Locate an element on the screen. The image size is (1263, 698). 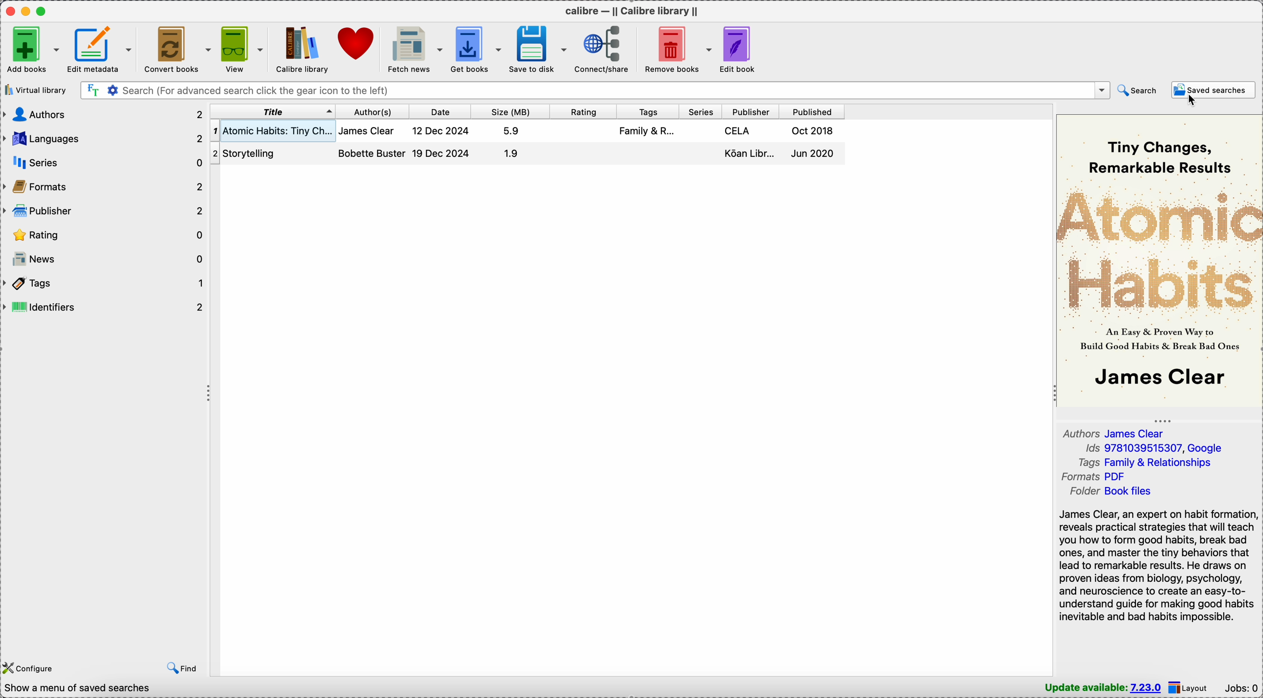
formats: PDF is located at coordinates (1096, 477).